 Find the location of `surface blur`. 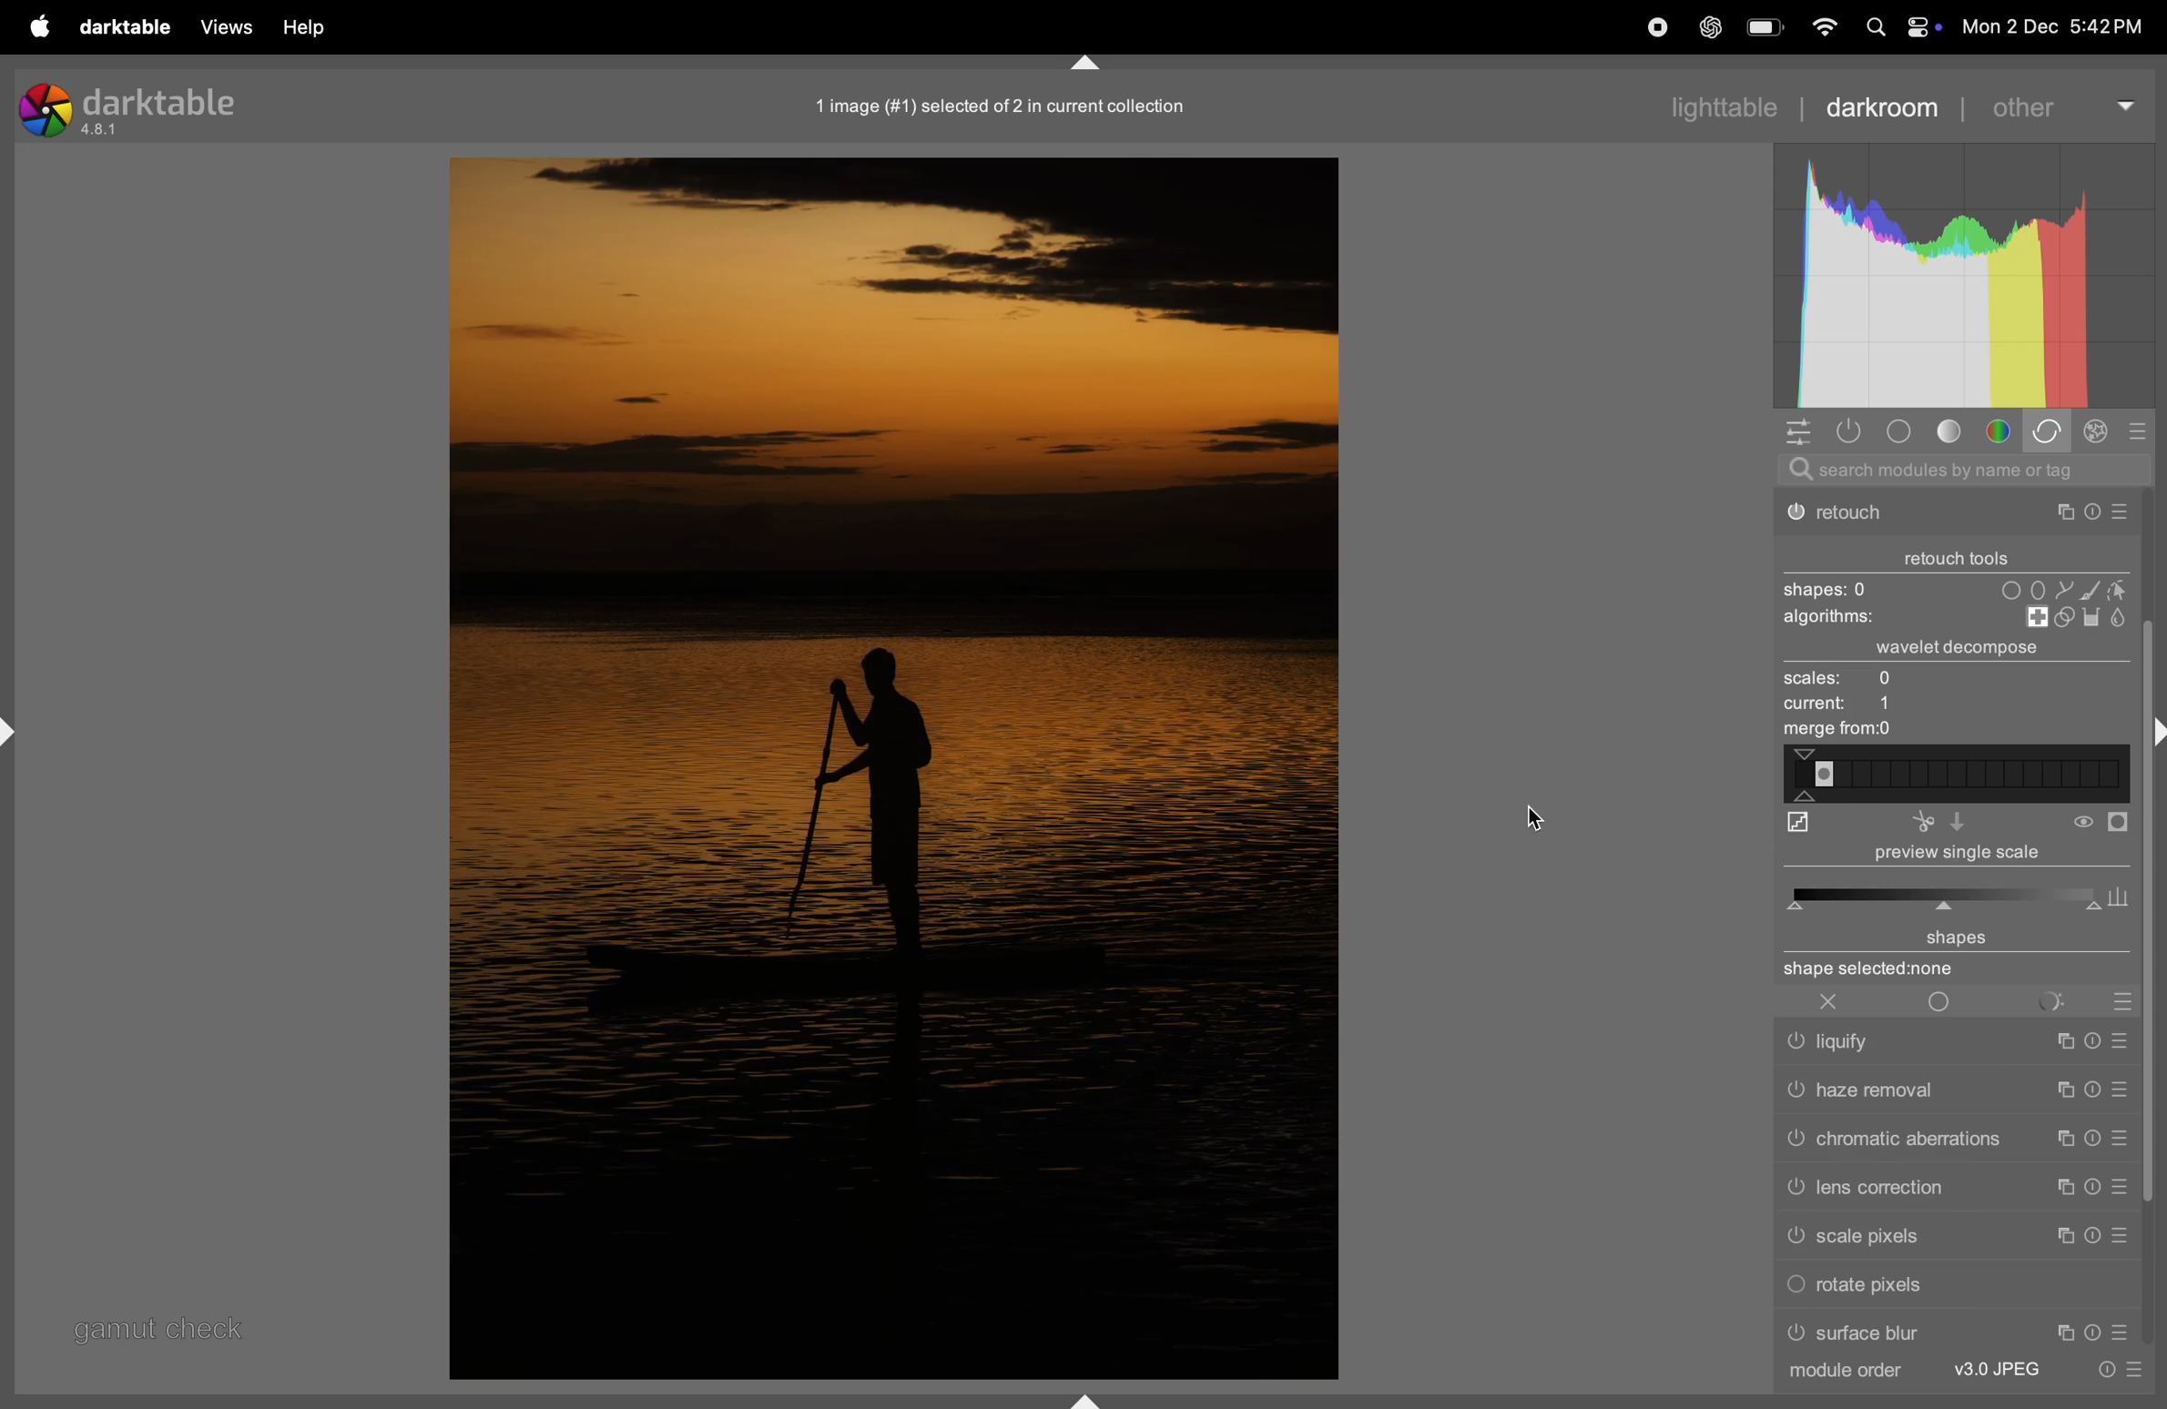

surface blur is located at coordinates (1959, 1333).